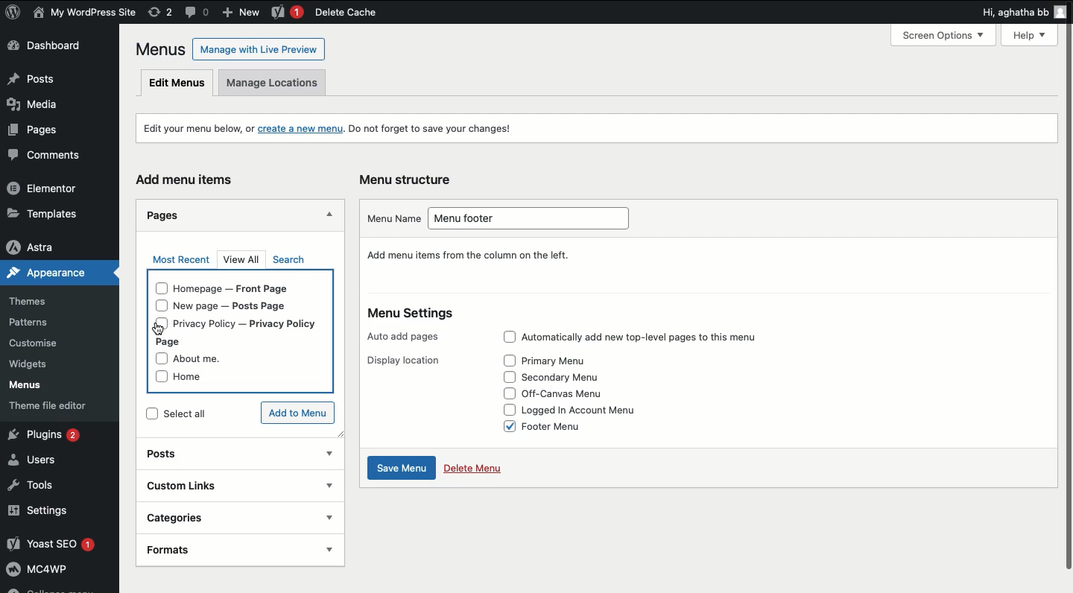  What do you see at coordinates (159, 288) in the screenshot?
I see `checkbox` at bounding box center [159, 288].